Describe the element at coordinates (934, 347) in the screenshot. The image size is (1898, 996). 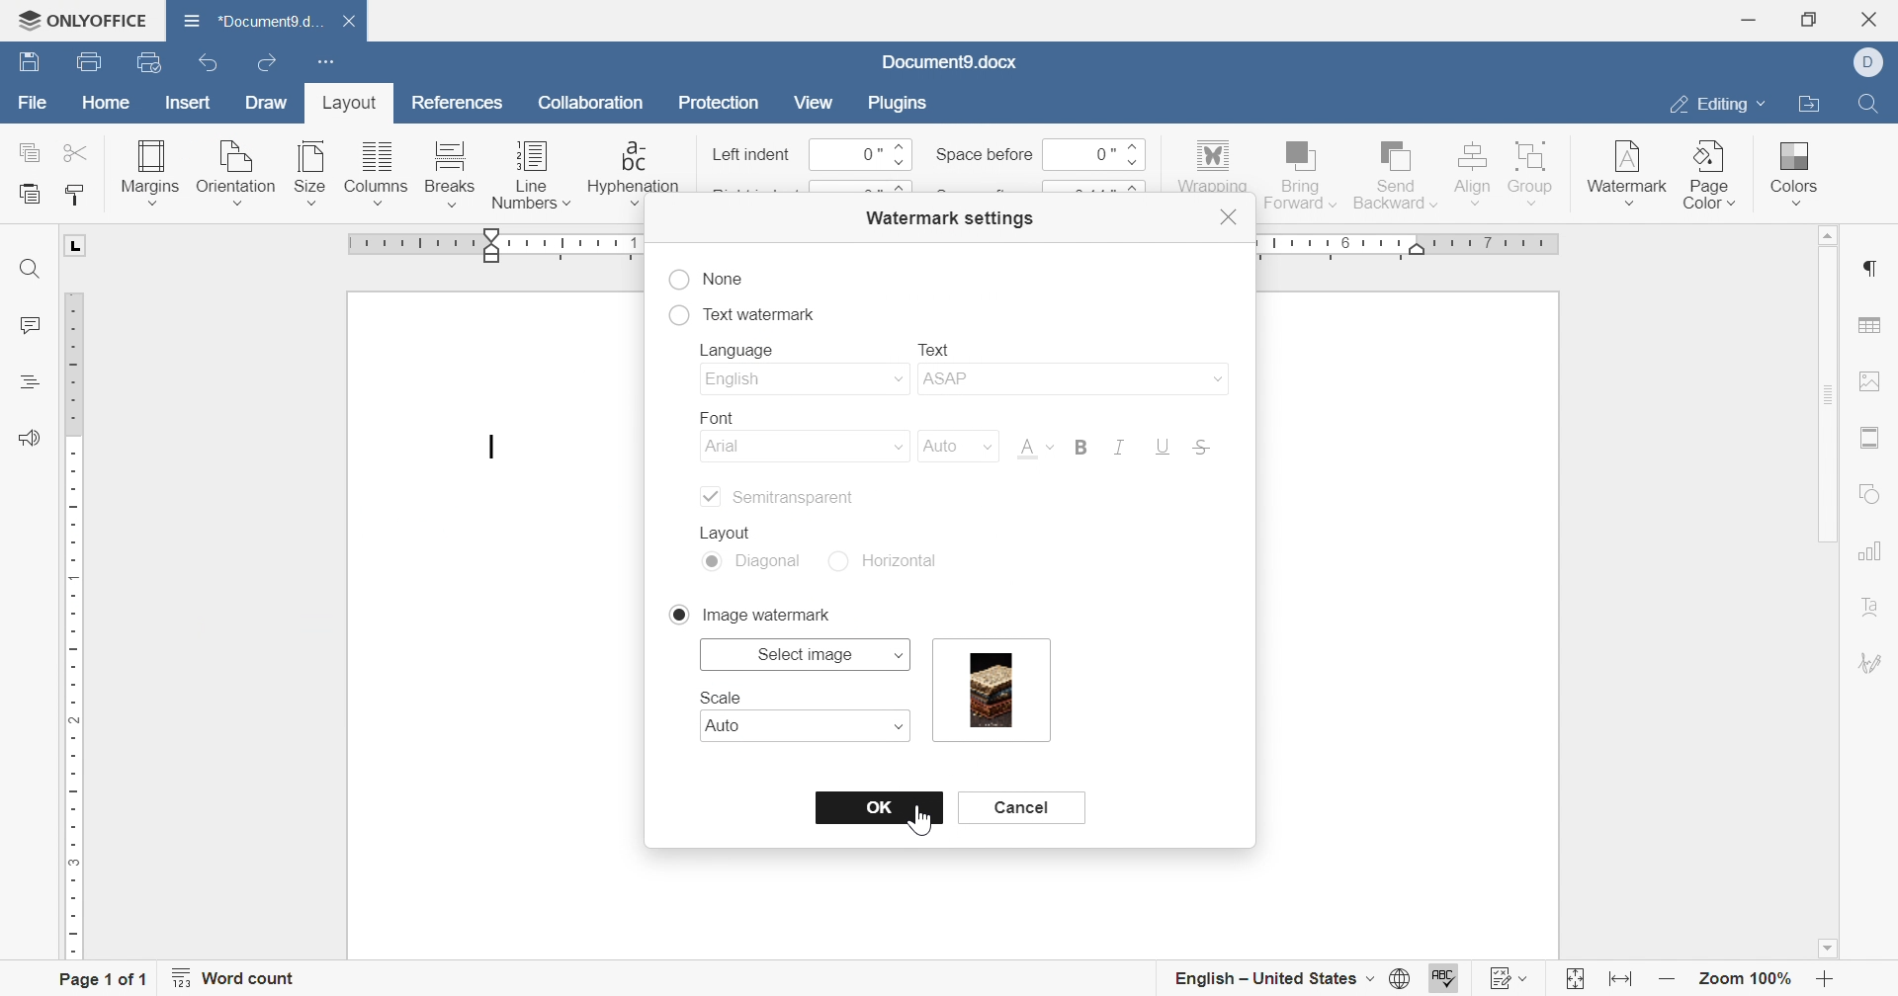
I see `text` at that location.